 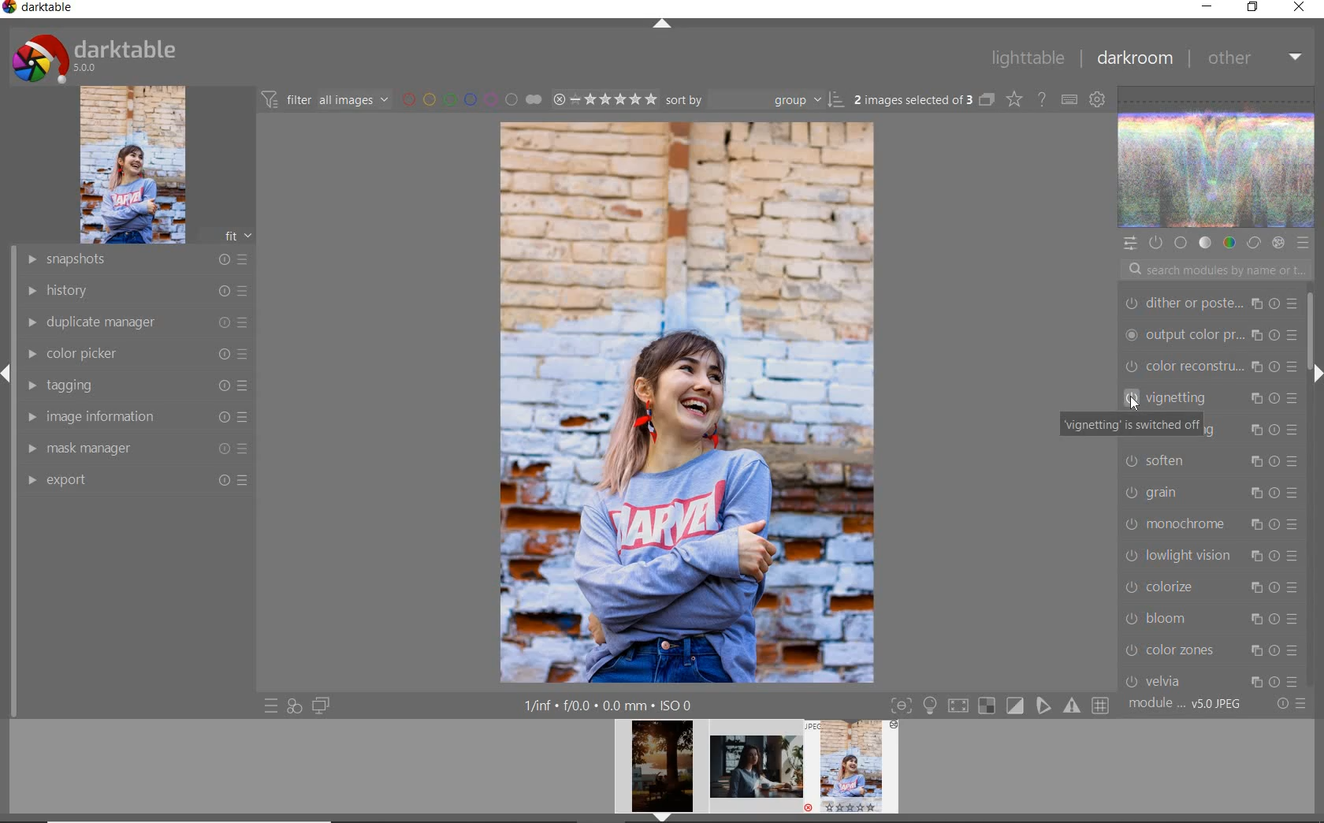 What do you see at coordinates (610, 706) in the screenshot?
I see `other interface detal` at bounding box center [610, 706].